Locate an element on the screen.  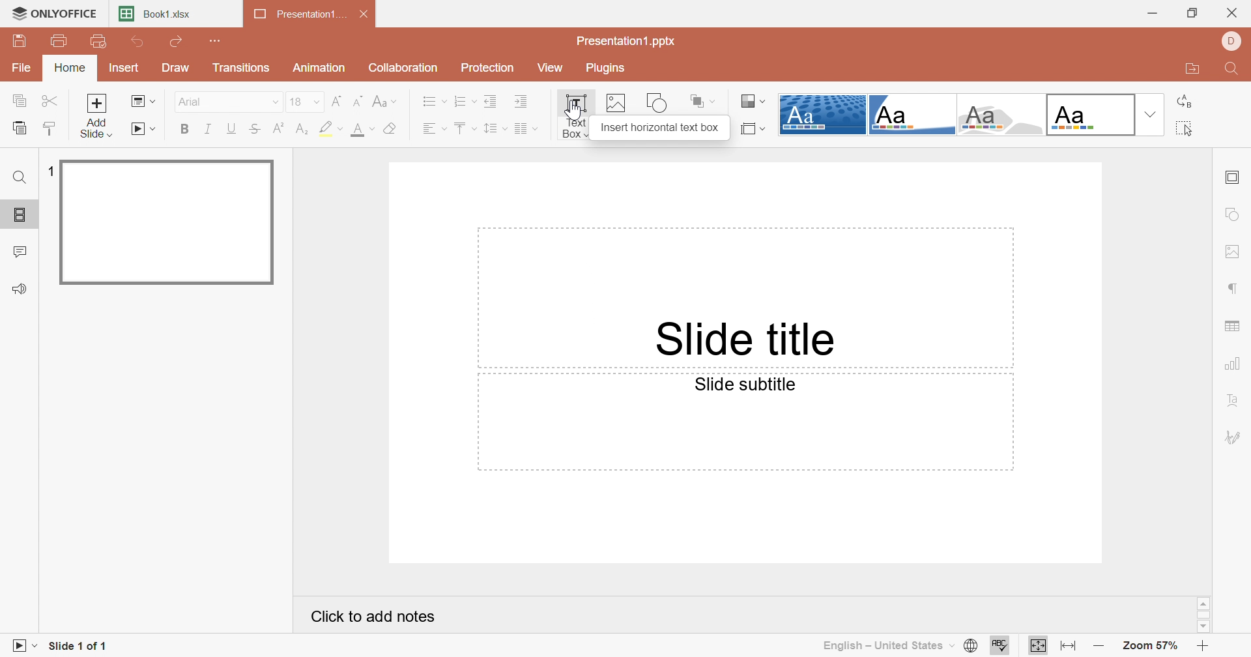
Fit to slide is located at coordinates (1037, 645).